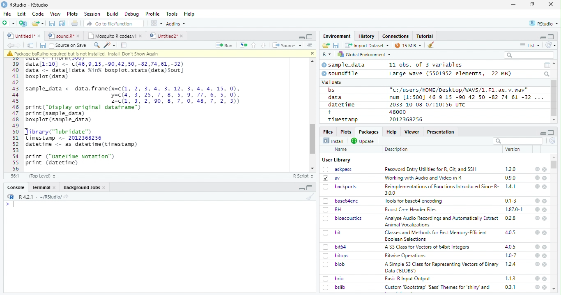 The image size is (561, 295). I want to click on maximize, so click(532, 5).